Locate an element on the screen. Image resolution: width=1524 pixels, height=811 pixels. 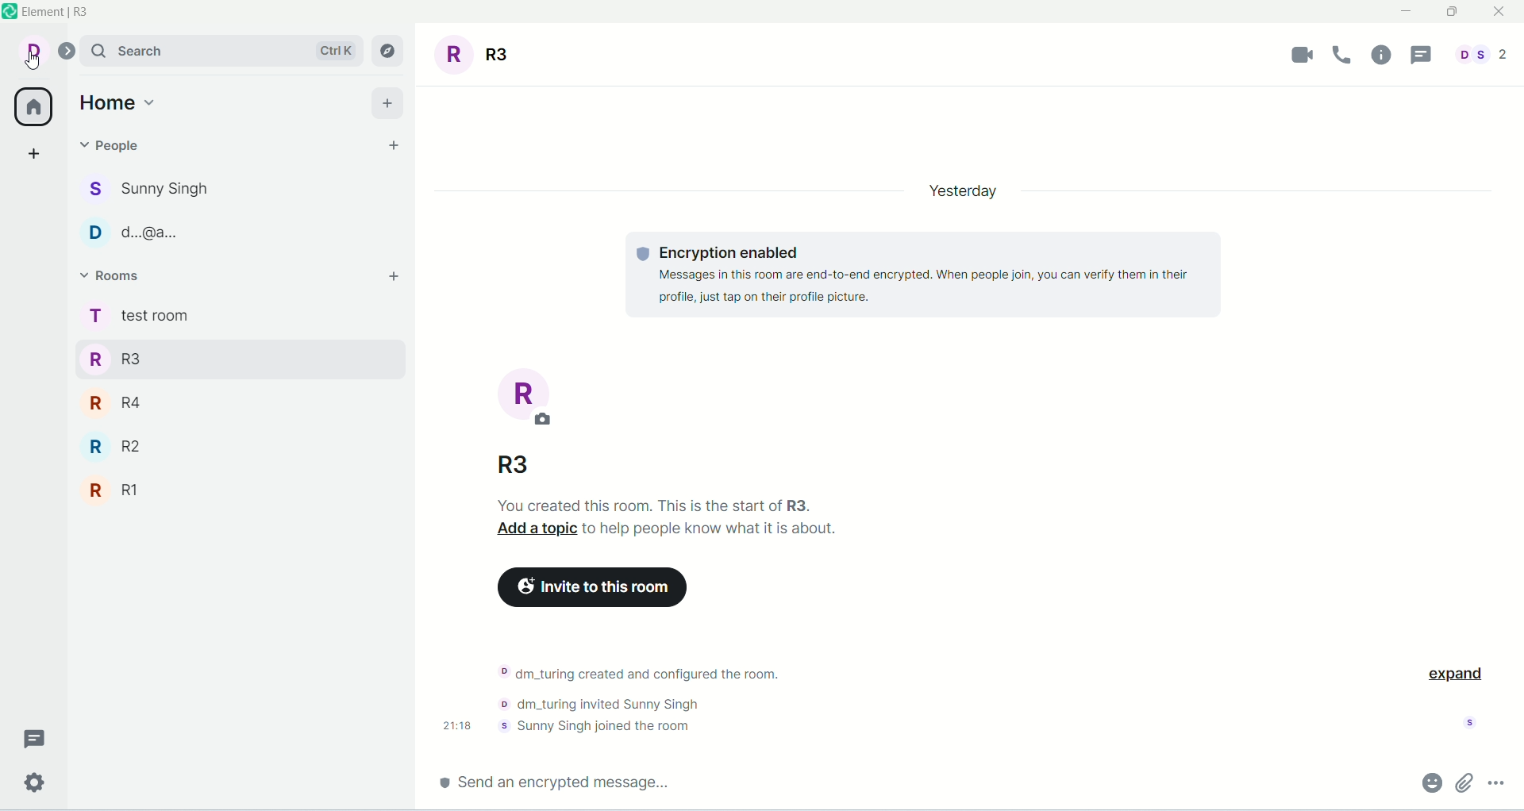
home is located at coordinates (122, 101).